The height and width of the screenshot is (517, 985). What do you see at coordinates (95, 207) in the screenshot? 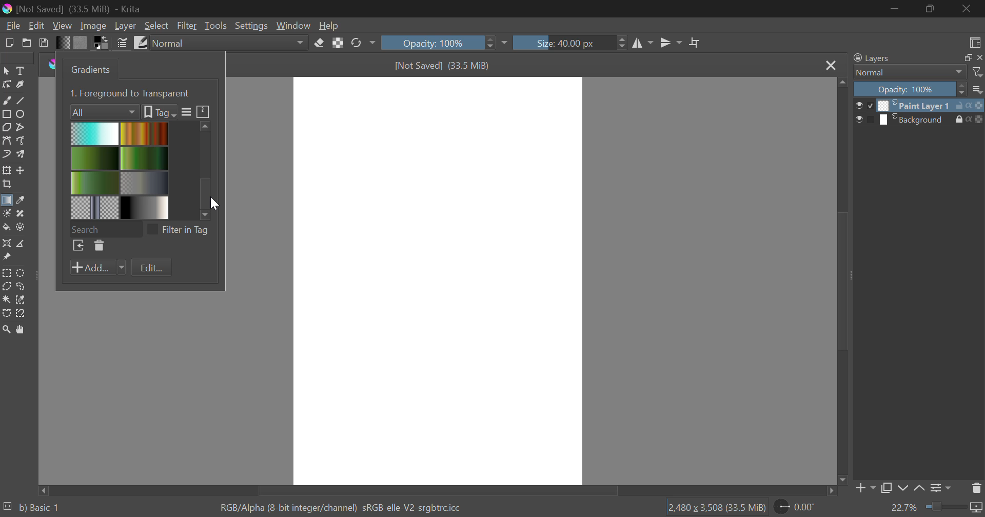
I see `Gradient 7` at bounding box center [95, 207].